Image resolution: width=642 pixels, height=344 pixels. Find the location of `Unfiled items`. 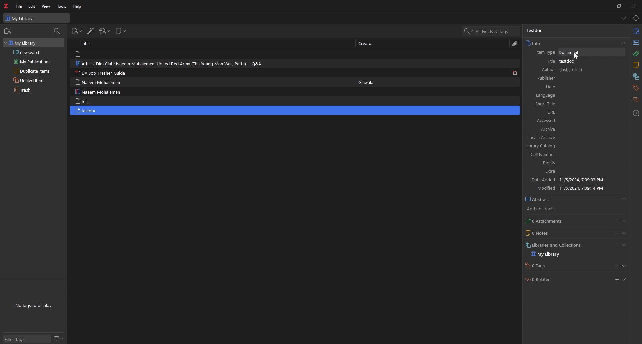

Unfiled items is located at coordinates (34, 80).